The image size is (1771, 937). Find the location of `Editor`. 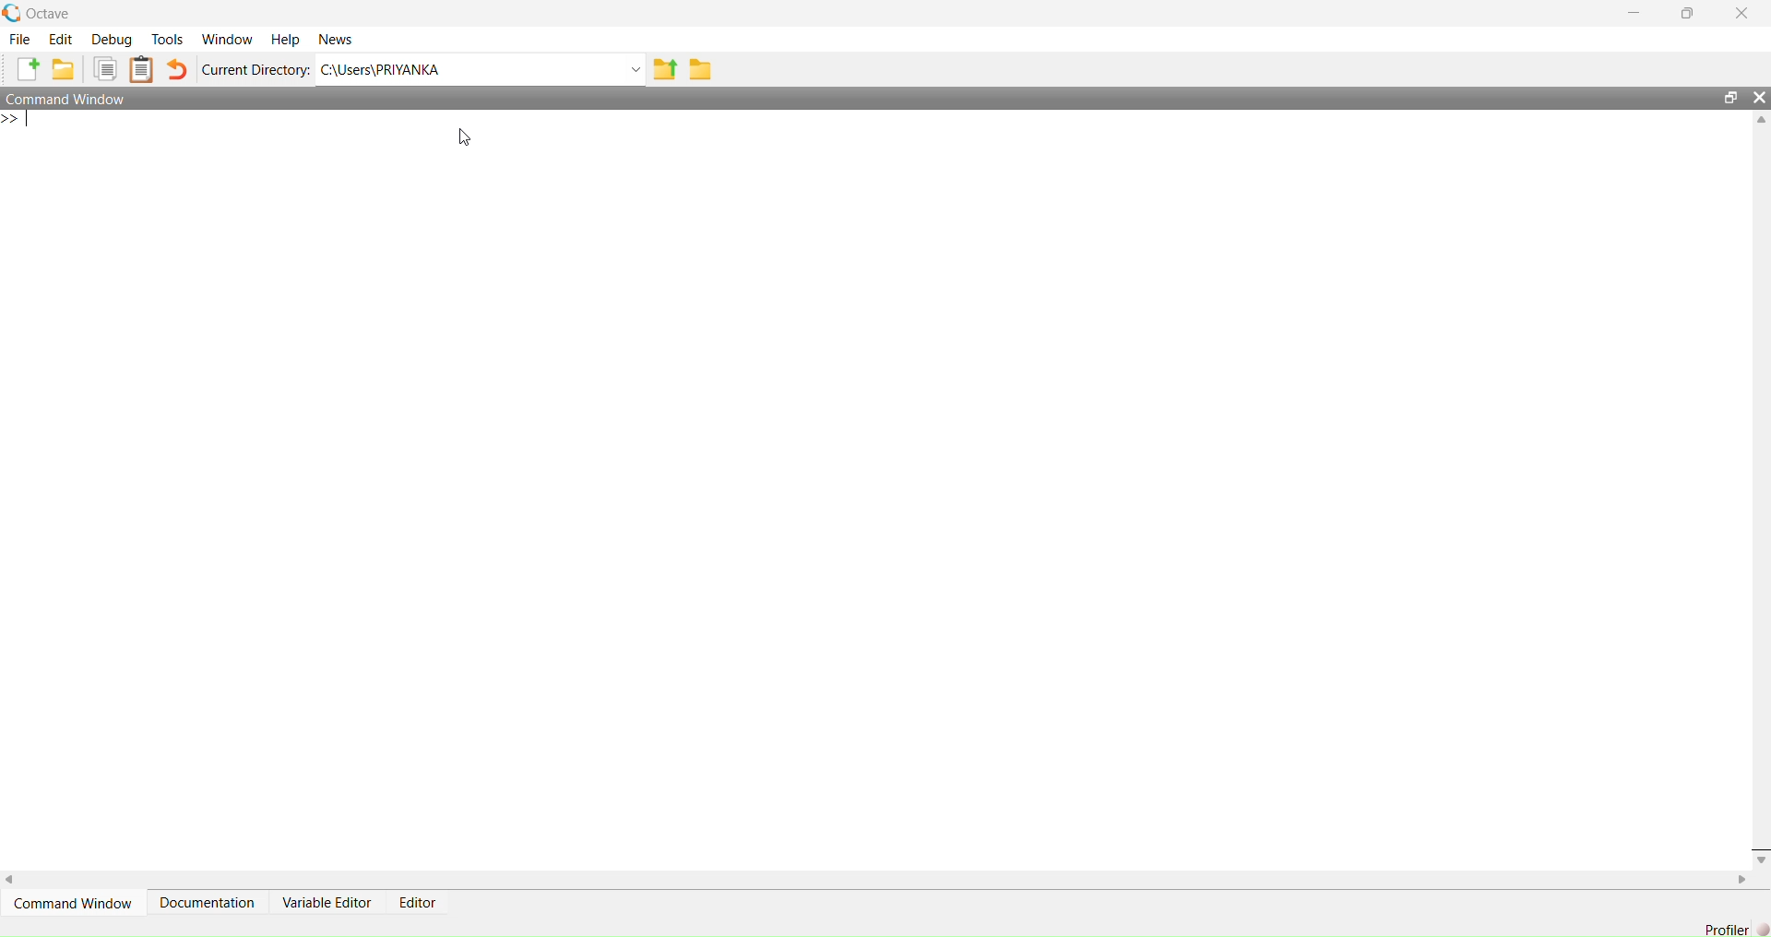

Editor is located at coordinates (422, 902).